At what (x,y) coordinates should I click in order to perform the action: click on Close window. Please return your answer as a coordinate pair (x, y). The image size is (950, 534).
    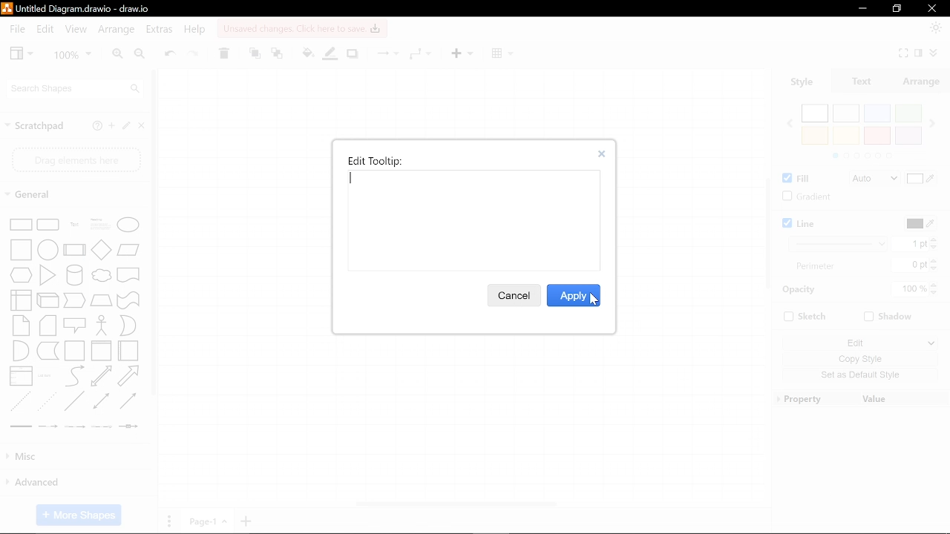
    Looking at the image, I should click on (931, 8).